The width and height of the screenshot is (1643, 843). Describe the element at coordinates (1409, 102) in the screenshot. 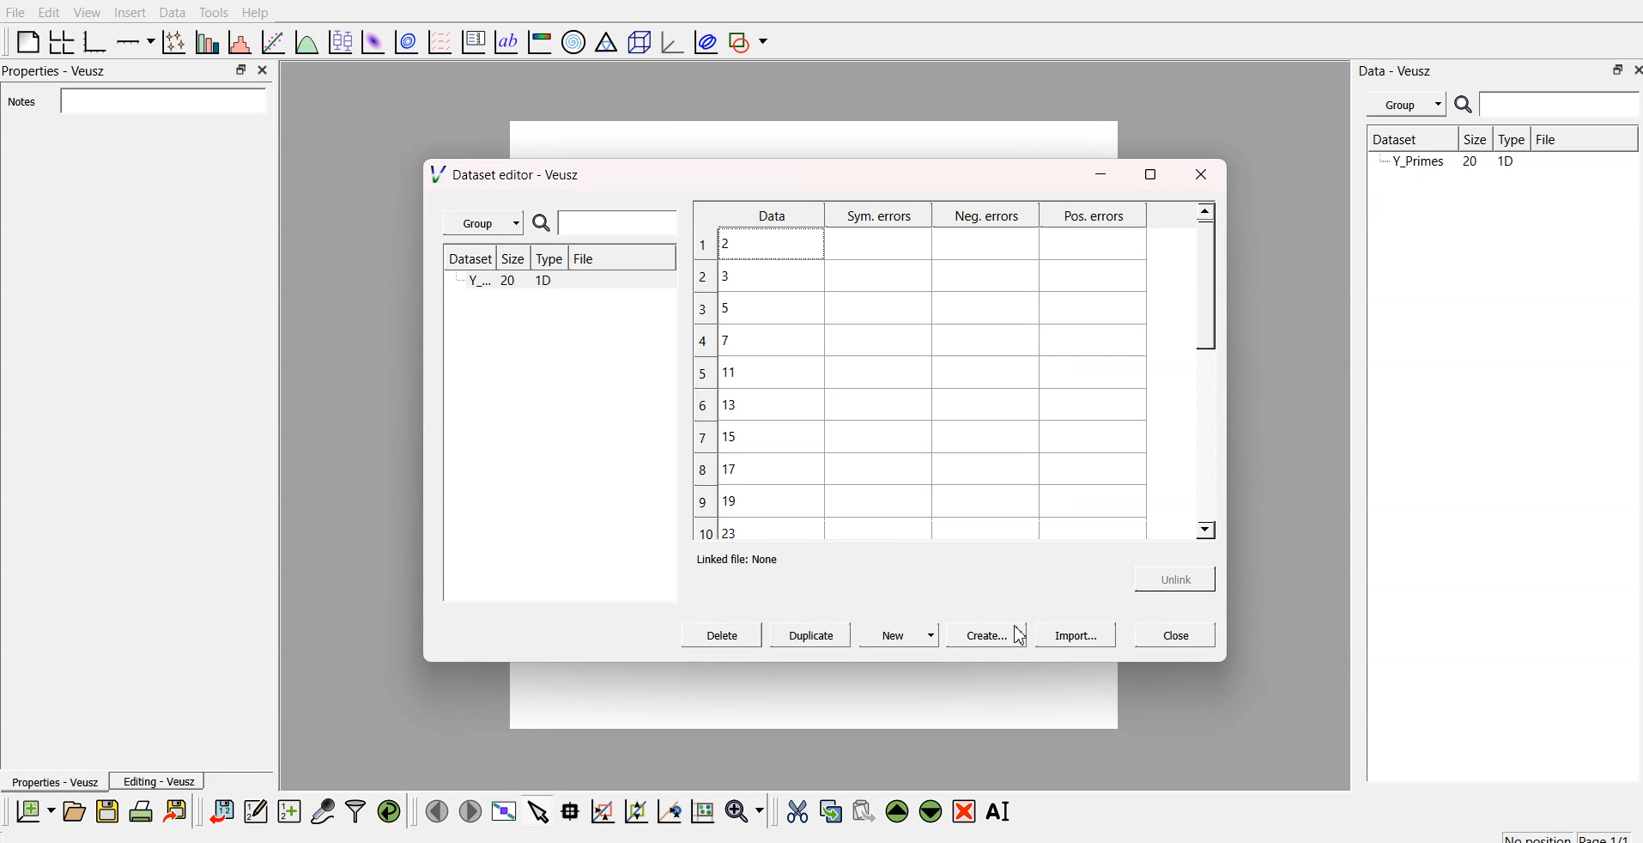

I see `Group` at that location.